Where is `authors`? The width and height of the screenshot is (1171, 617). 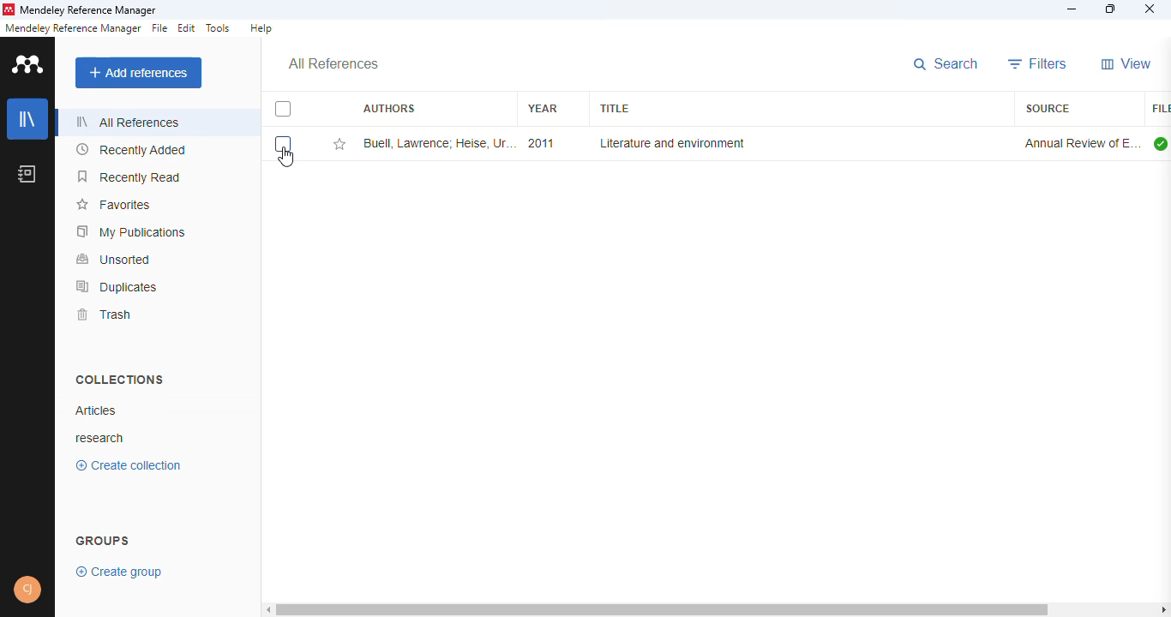 authors is located at coordinates (388, 107).